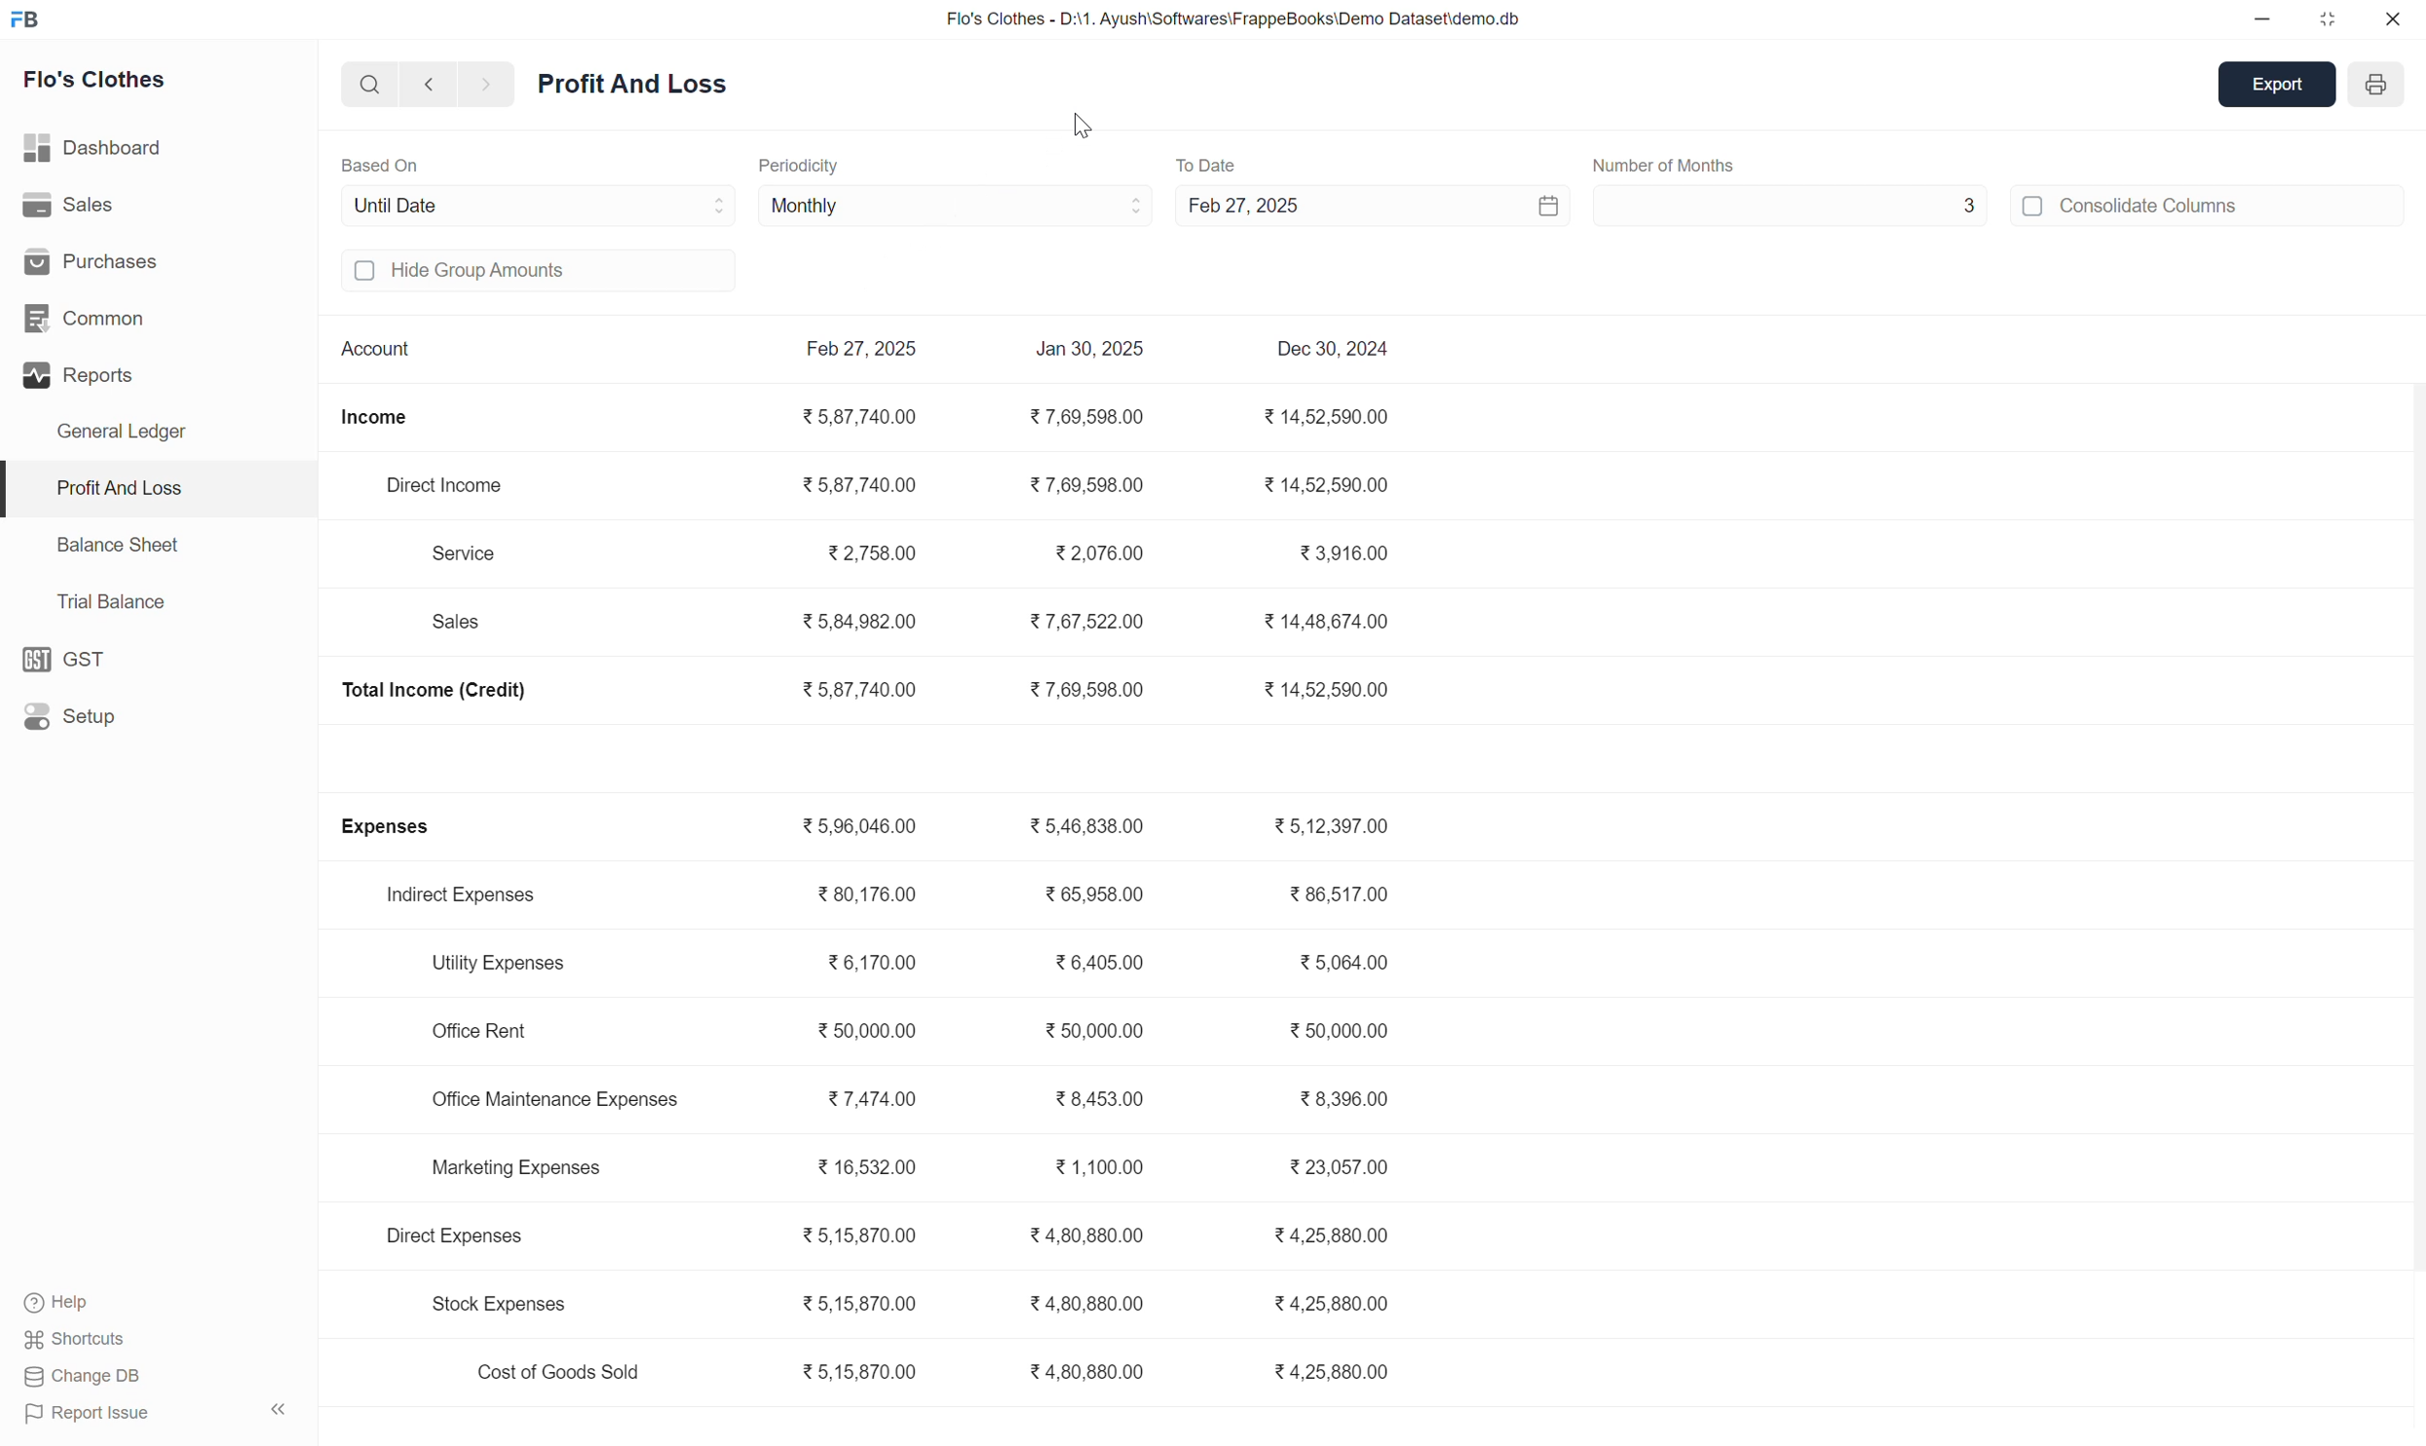 This screenshot has width=2426, height=1446. I want to click on restore down, so click(2328, 18).